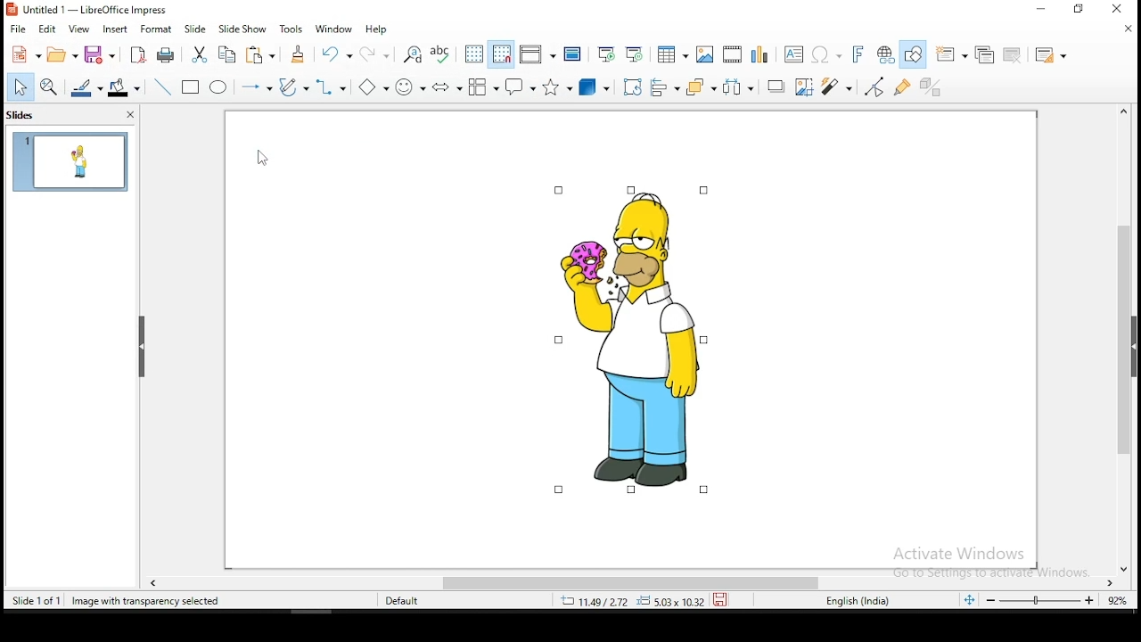 Image resolution: width=1141 pixels, height=642 pixels. What do you see at coordinates (1124, 111) in the screenshot?
I see `close` at bounding box center [1124, 111].